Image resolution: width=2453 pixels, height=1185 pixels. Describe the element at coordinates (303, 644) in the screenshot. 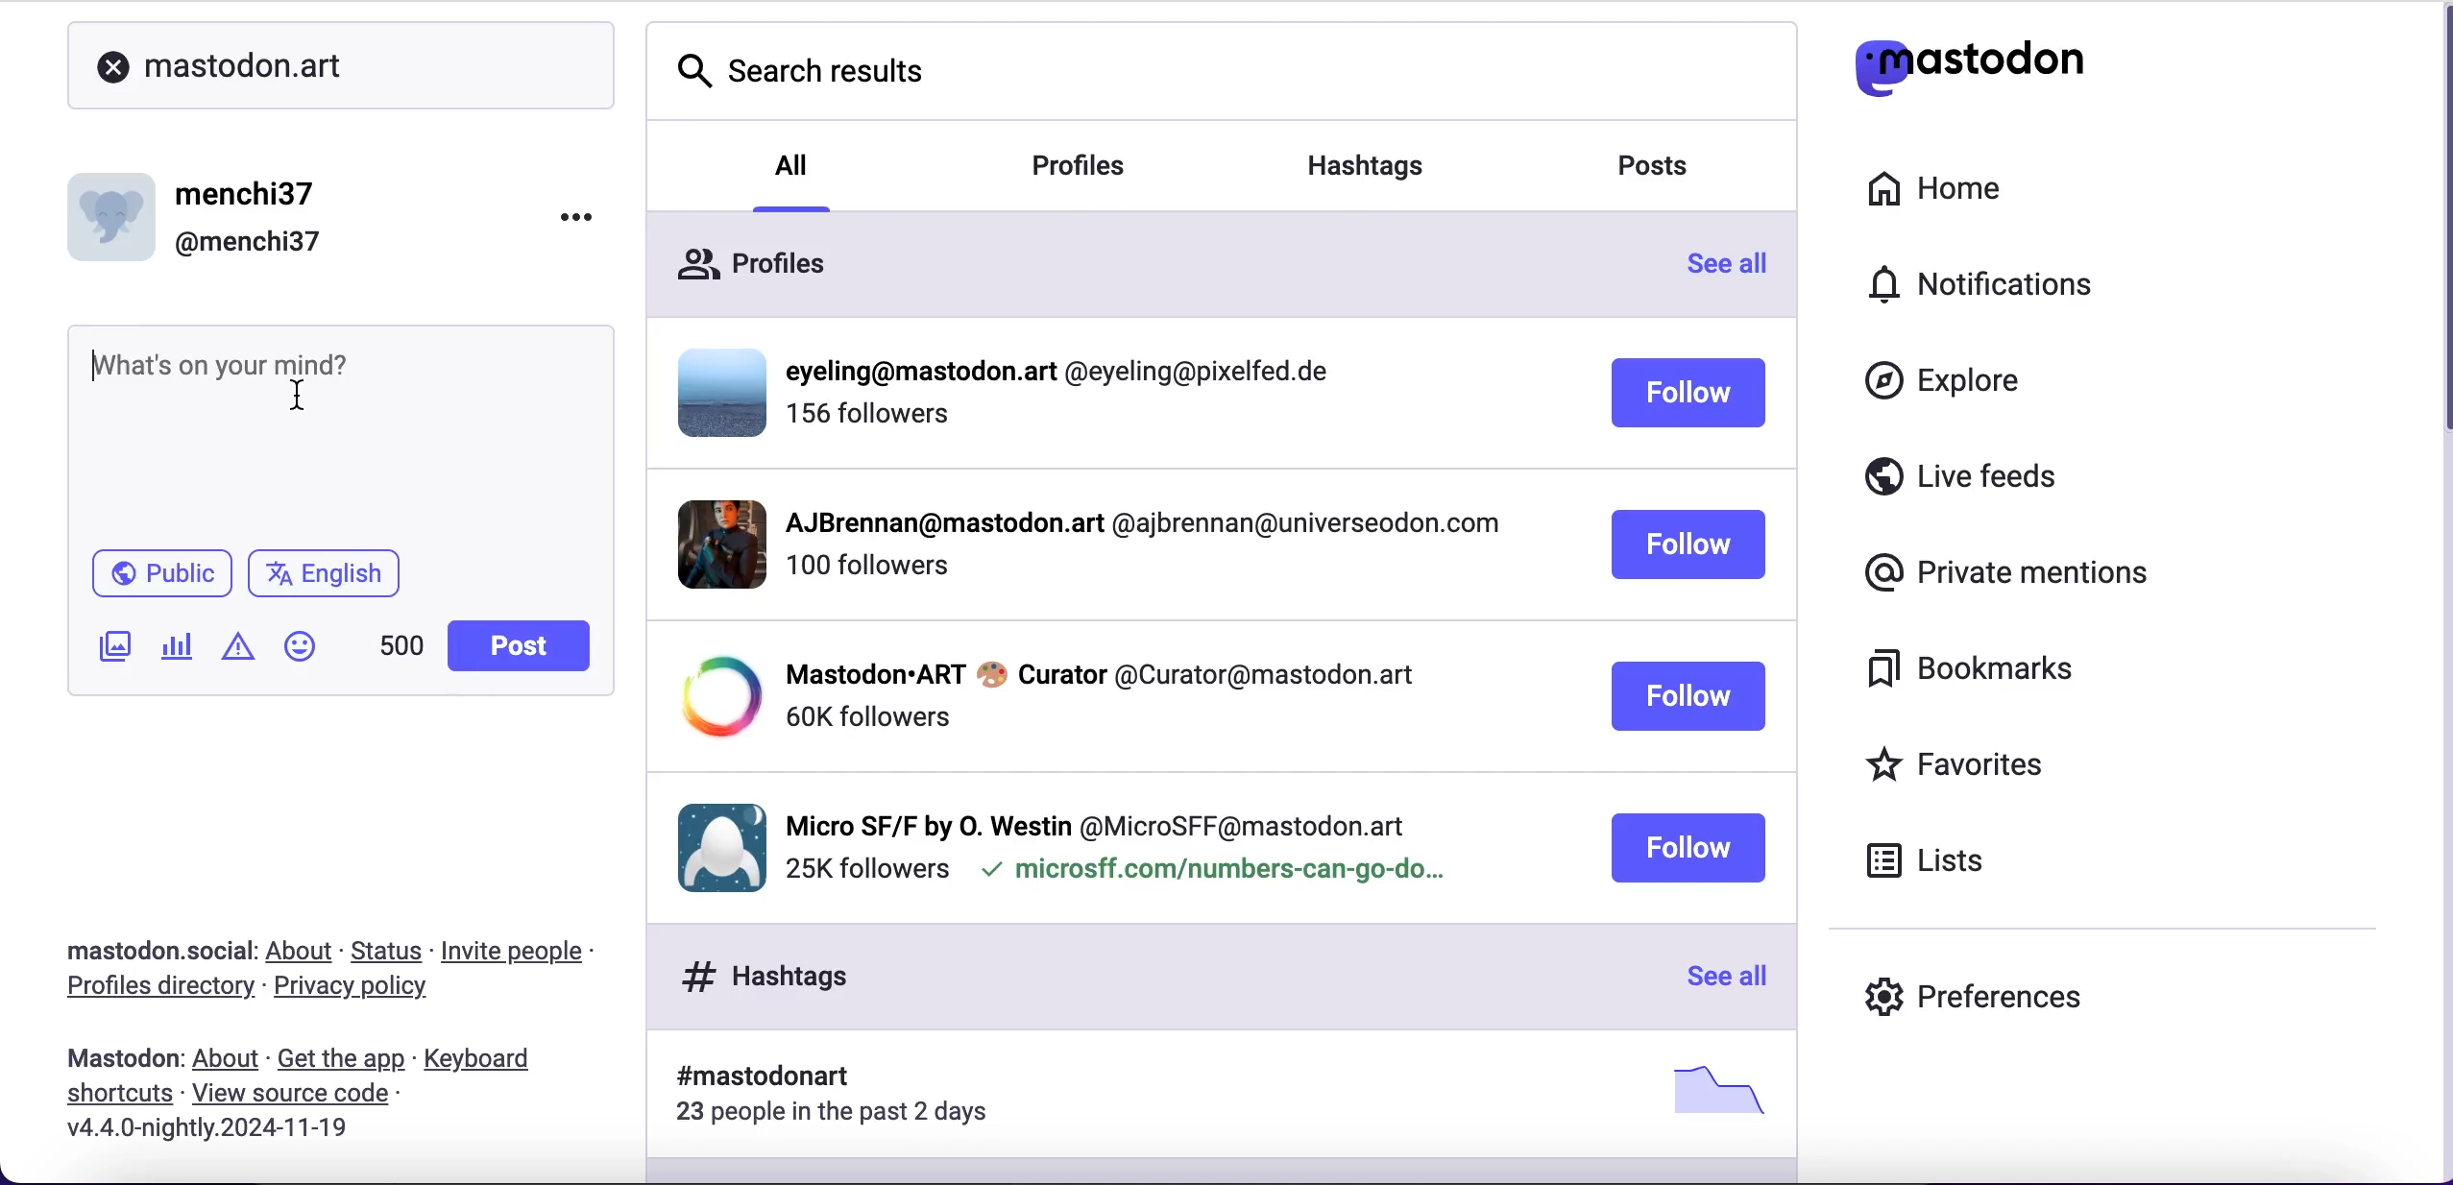

I see `emoji` at that location.